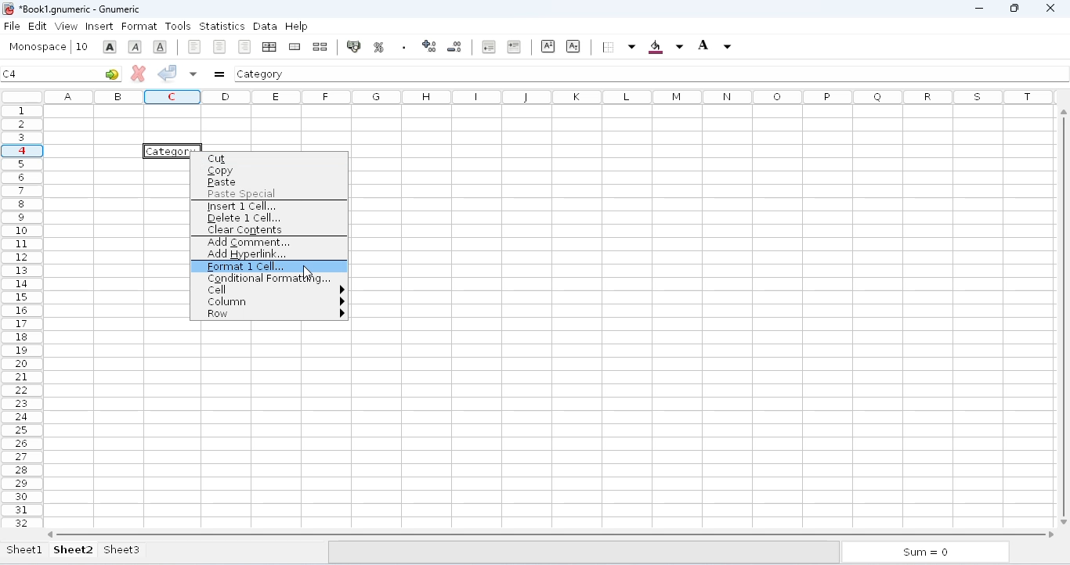 The image size is (1070, 565). What do you see at coordinates (269, 278) in the screenshot?
I see `conditional formatting` at bounding box center [269, 278].